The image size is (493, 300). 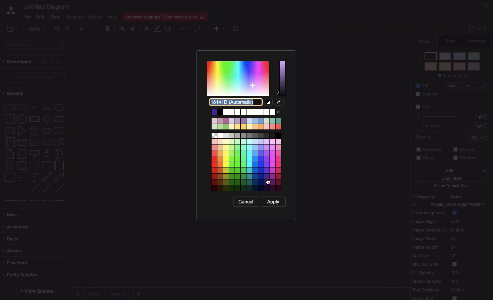 What do you see at coordinates (452, 187) in the screenshot?
I see `Set as default style` at bounding box center [452, 187].